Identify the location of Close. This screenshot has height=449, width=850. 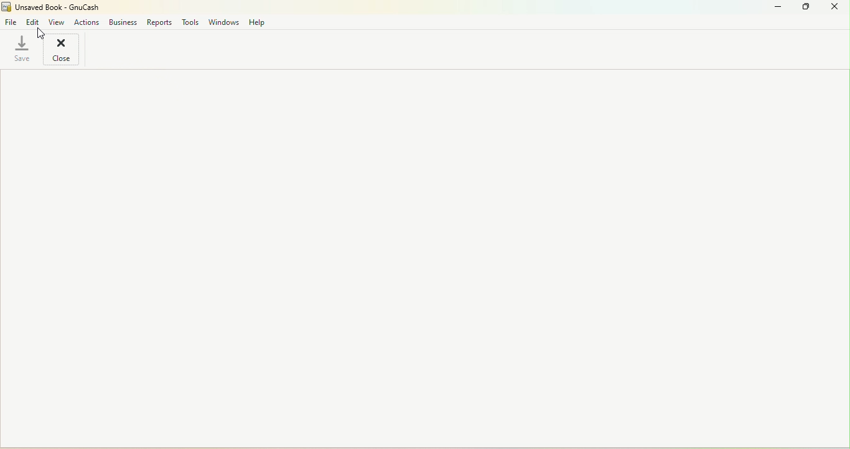
(62, 50).